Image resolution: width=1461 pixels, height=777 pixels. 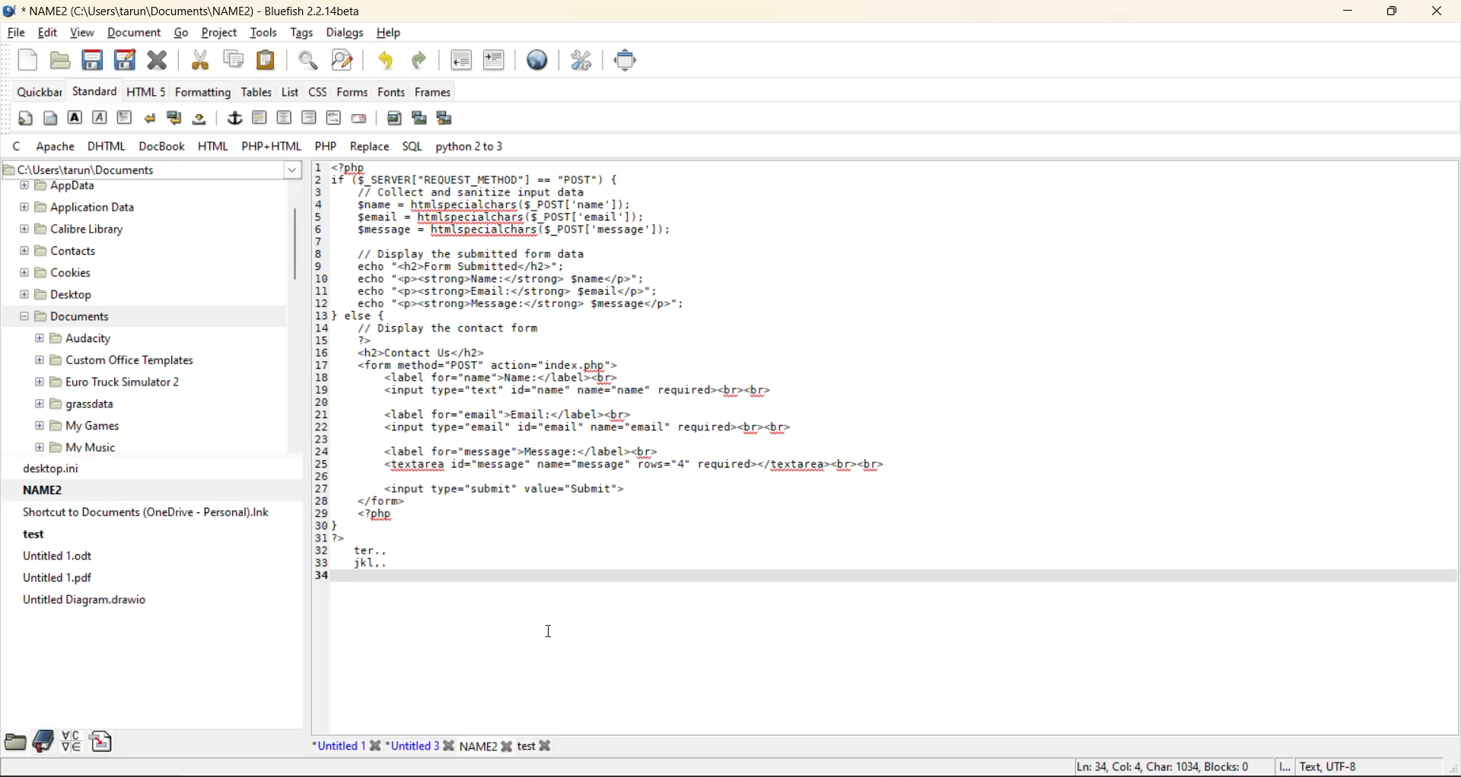 What do you see at coordinates (56, 272) in the screenshot?
I see `Cookies` at bounding box center [56, 272].